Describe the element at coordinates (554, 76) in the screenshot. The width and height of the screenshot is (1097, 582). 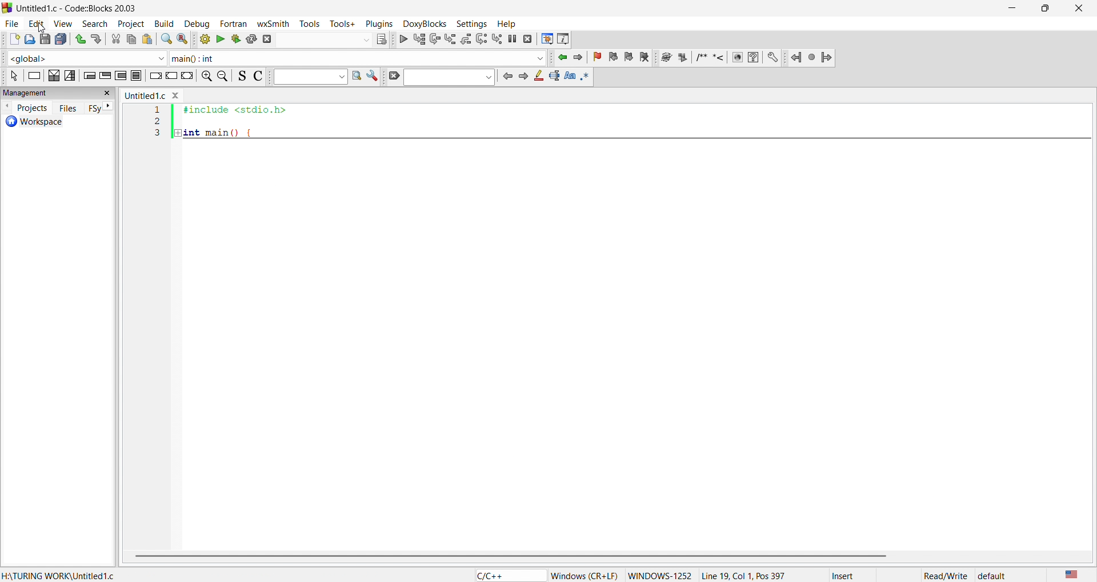
I see `selected text` at that location.